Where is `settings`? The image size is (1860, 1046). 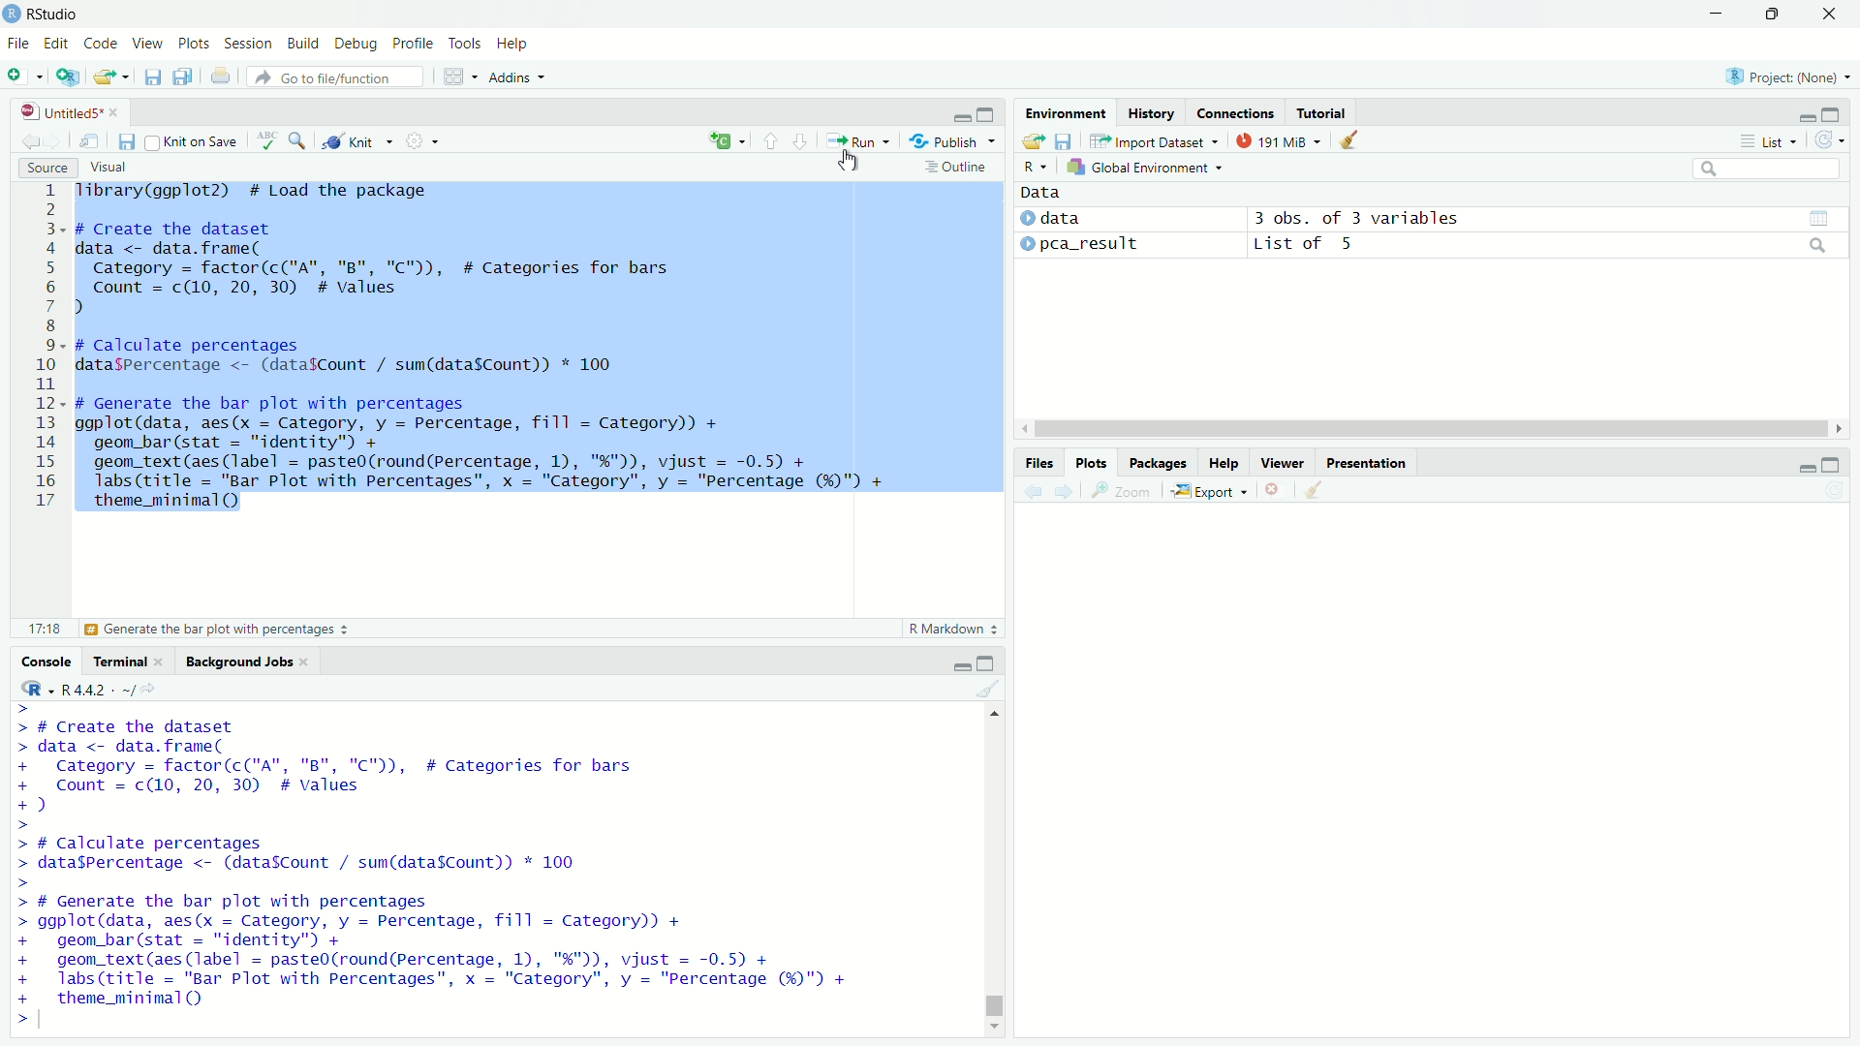 settings is located at coordinates (416, 139).